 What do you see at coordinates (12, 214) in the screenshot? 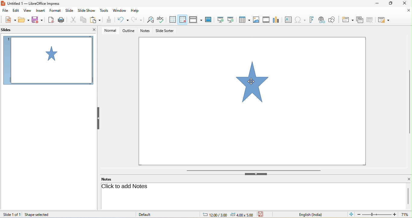
I see `slide 1 of 1` at bounding box center [12, 214].